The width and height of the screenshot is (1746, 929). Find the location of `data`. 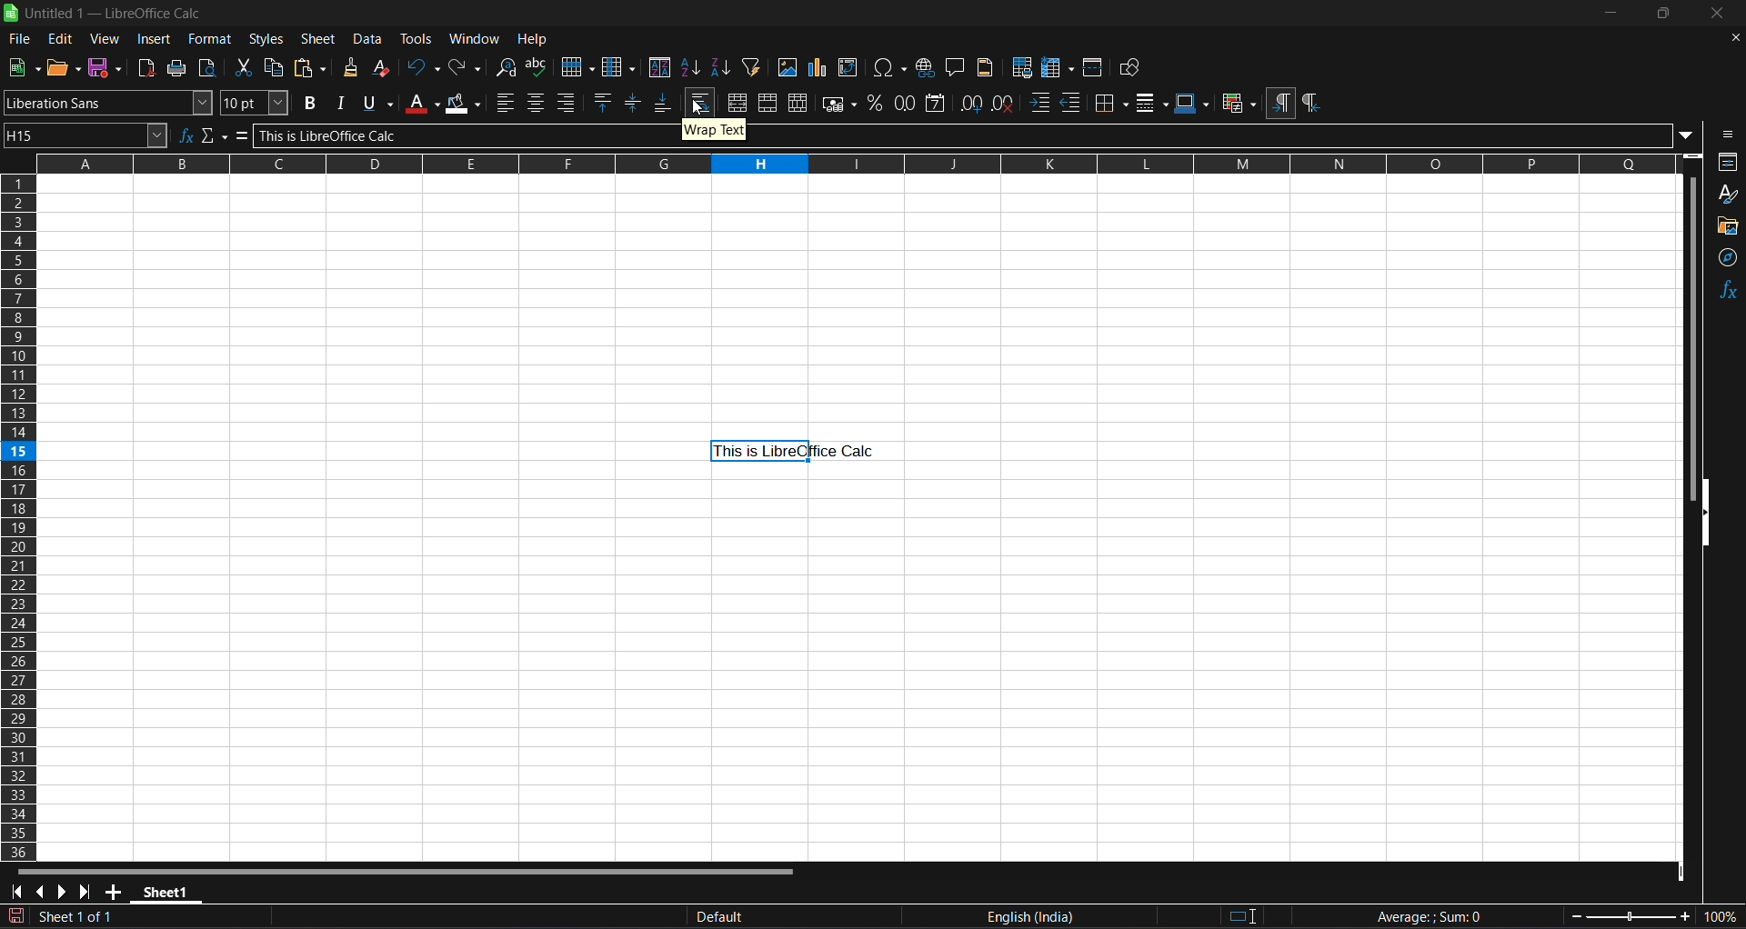

data is located at coordinates (368, 37).